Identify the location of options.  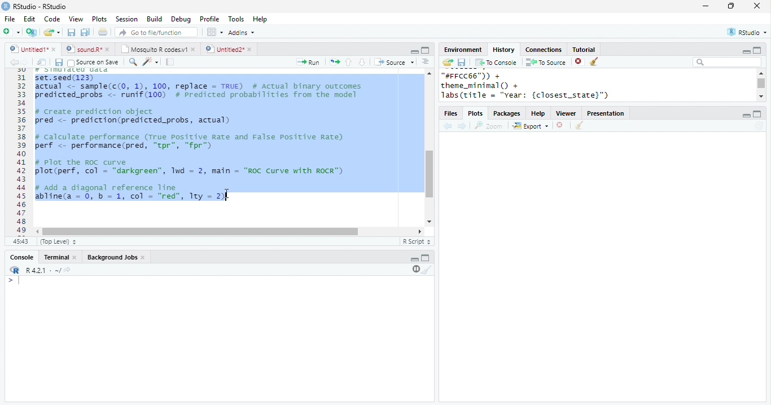
(214, 32).